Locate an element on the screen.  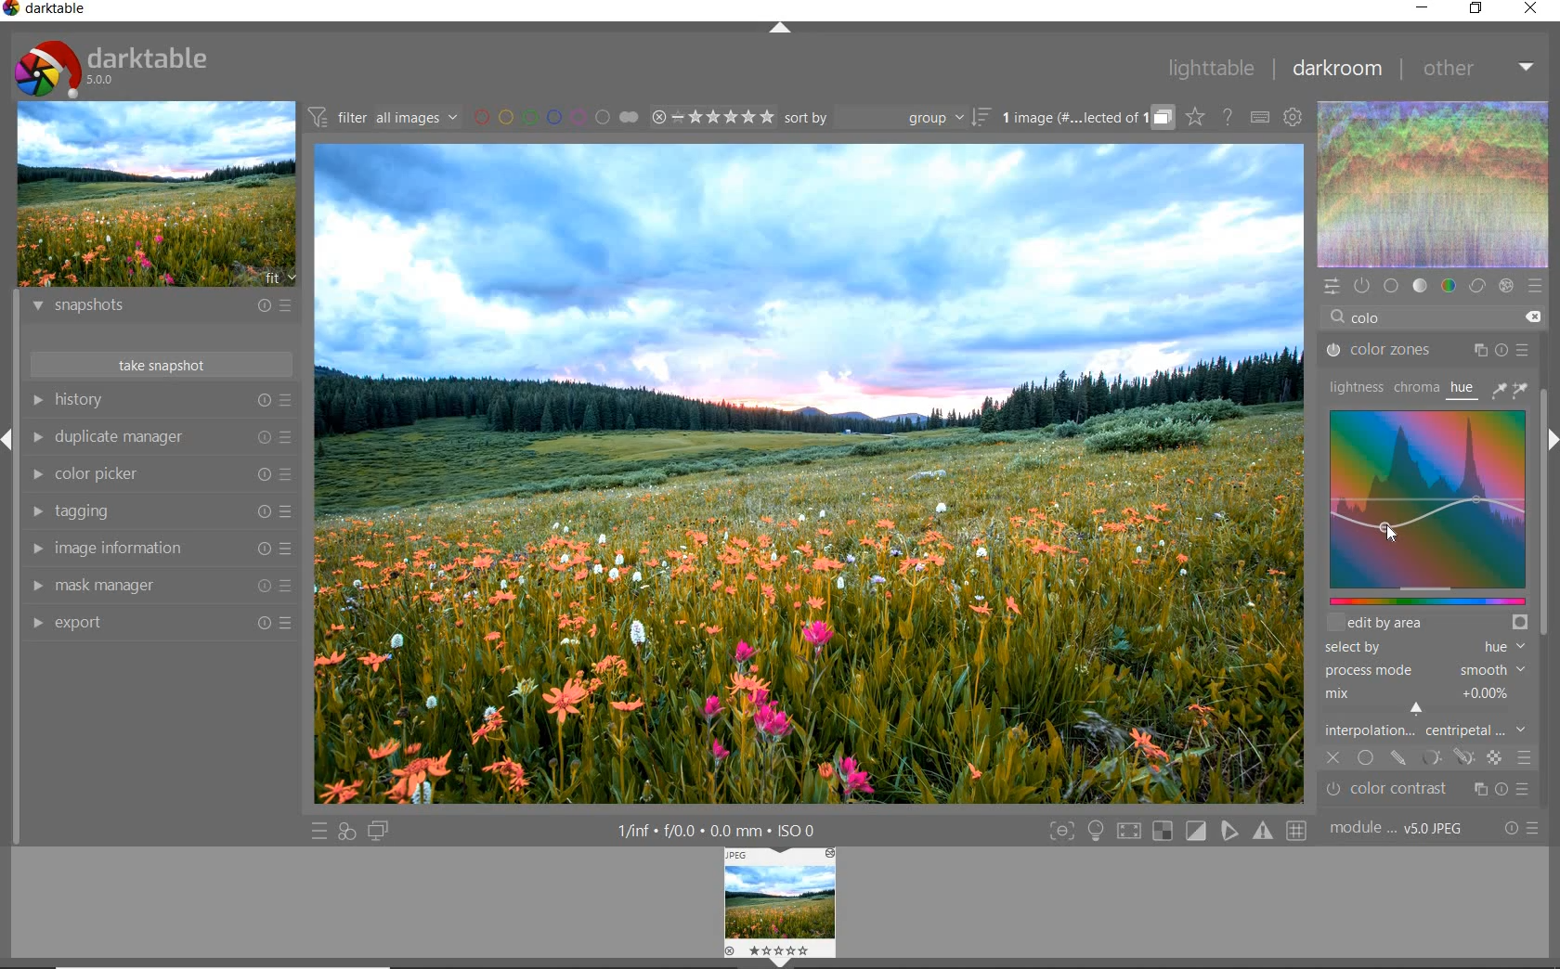
show only active modules is located at coordinates (1360, 284).